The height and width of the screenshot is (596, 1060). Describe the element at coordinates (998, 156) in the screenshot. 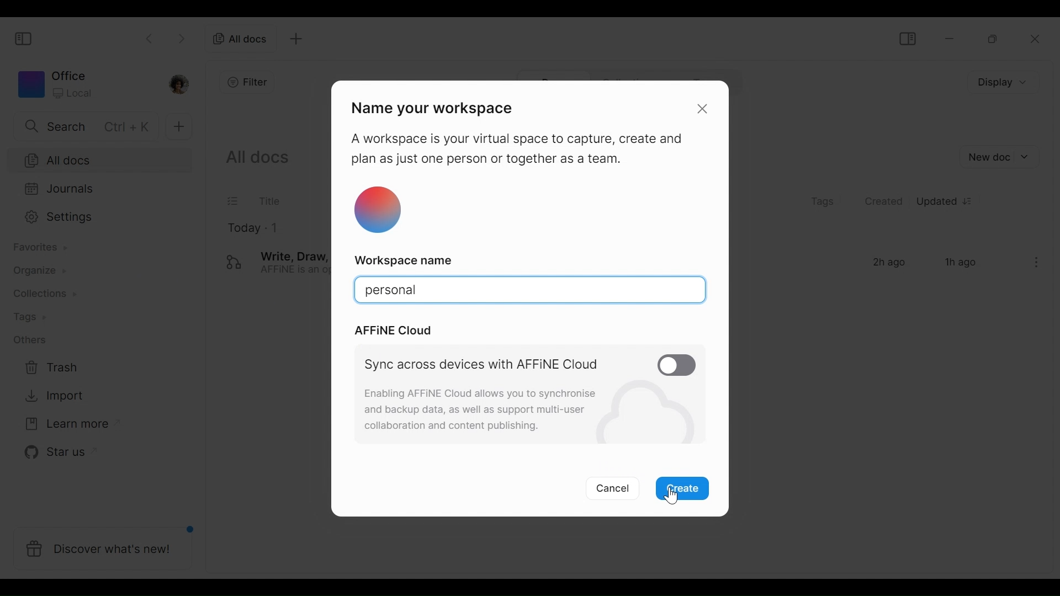

I see `New document` at that location.